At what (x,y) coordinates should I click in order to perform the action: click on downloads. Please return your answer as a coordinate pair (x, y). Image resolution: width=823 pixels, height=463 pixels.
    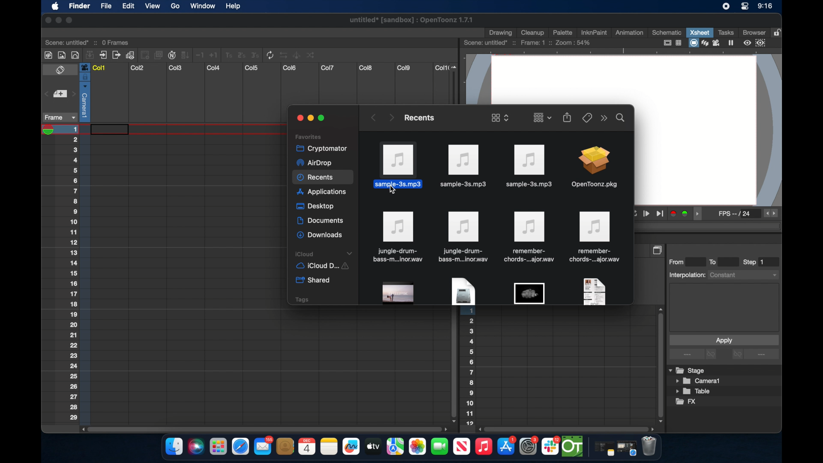
    Looking at the image, I should click on (321, 235).